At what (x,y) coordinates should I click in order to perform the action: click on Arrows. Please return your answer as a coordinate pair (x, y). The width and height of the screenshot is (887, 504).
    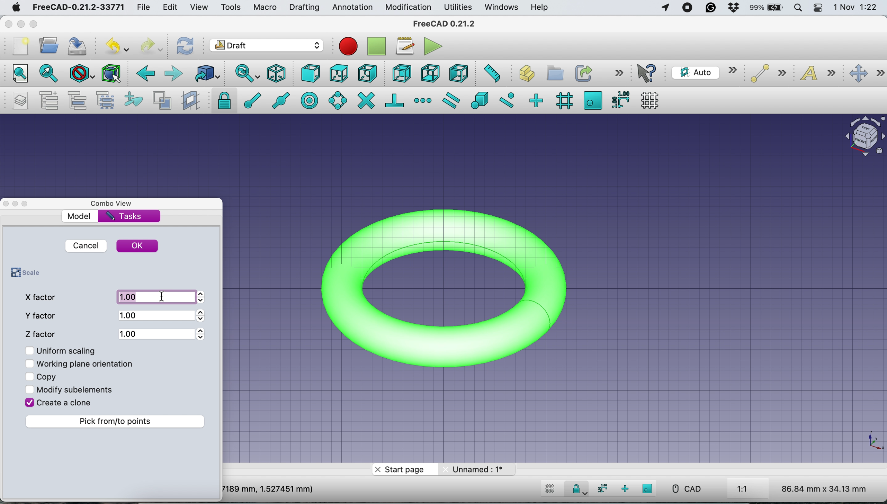
    Looking at the image, I should click on (203, 316).